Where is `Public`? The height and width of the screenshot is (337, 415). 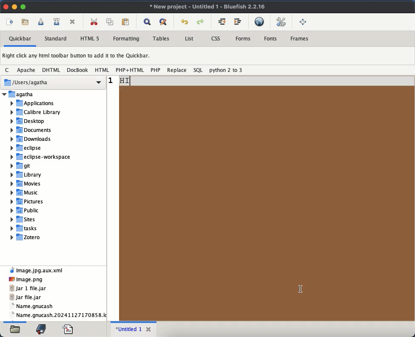
Public is located at coordinates (25, 211).